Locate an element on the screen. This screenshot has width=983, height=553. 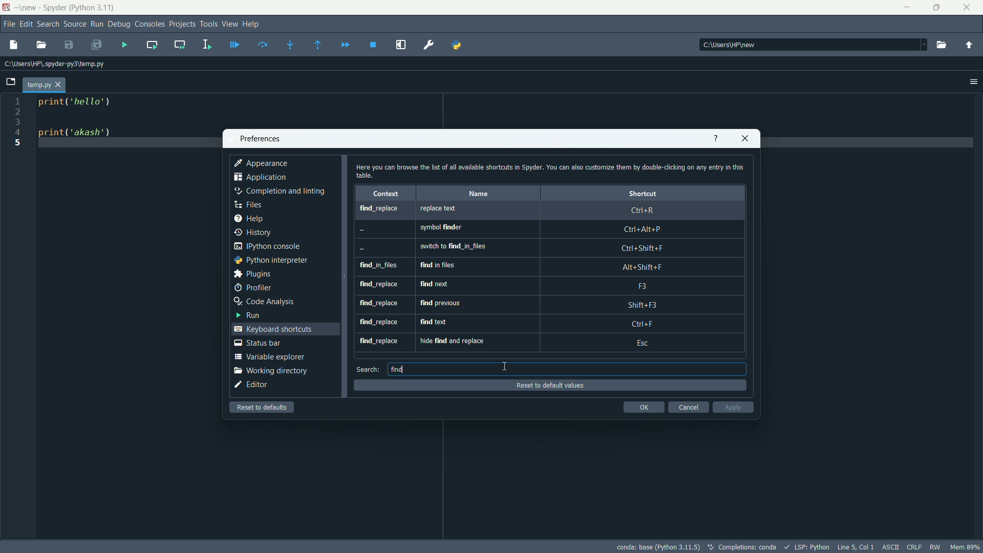
browse directory is located at coordinates (942, 46).